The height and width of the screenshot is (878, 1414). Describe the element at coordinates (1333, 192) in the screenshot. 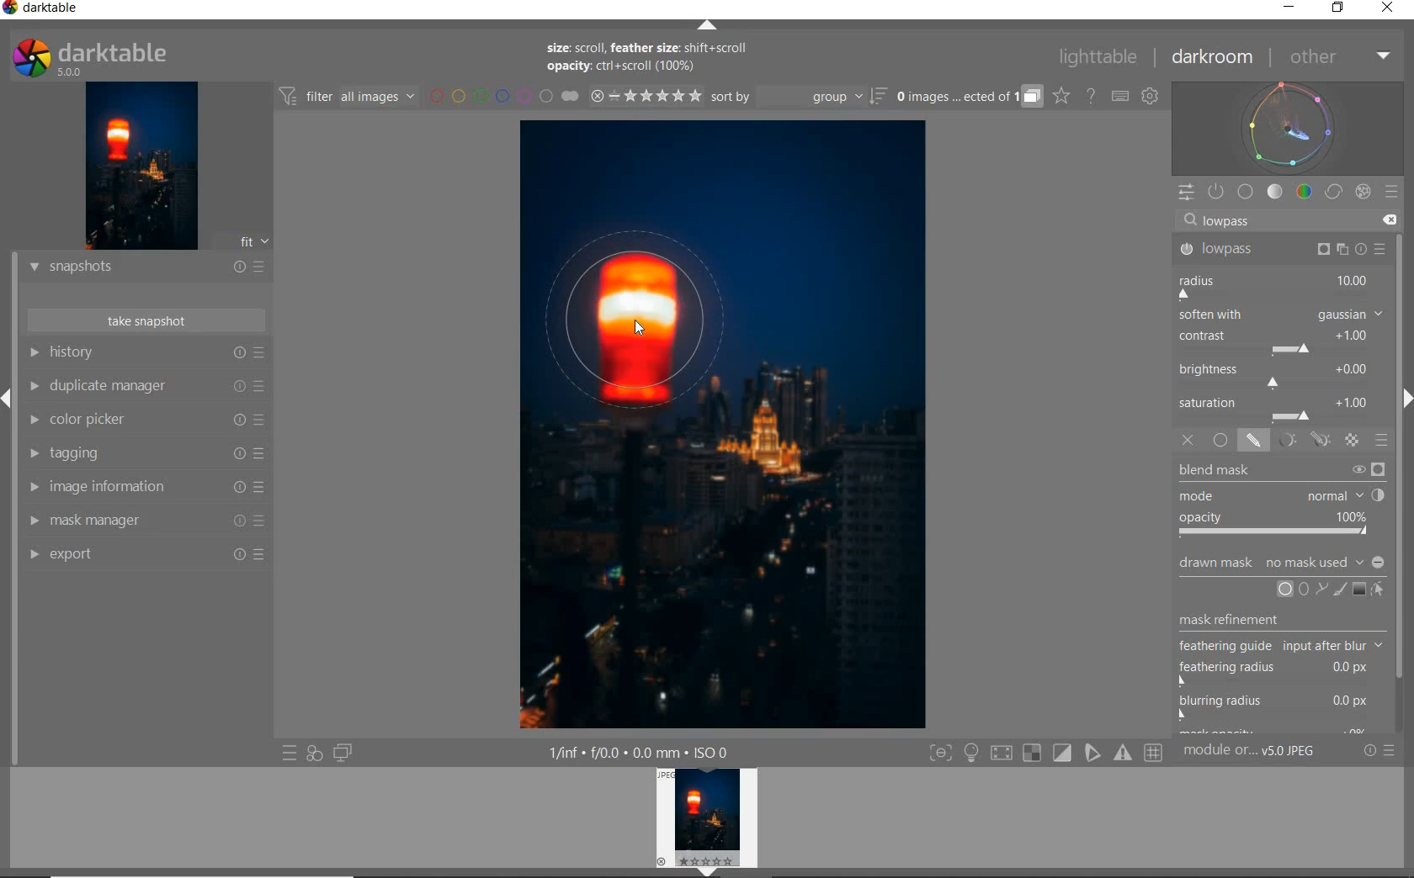

I see `CORRECT` at that location.